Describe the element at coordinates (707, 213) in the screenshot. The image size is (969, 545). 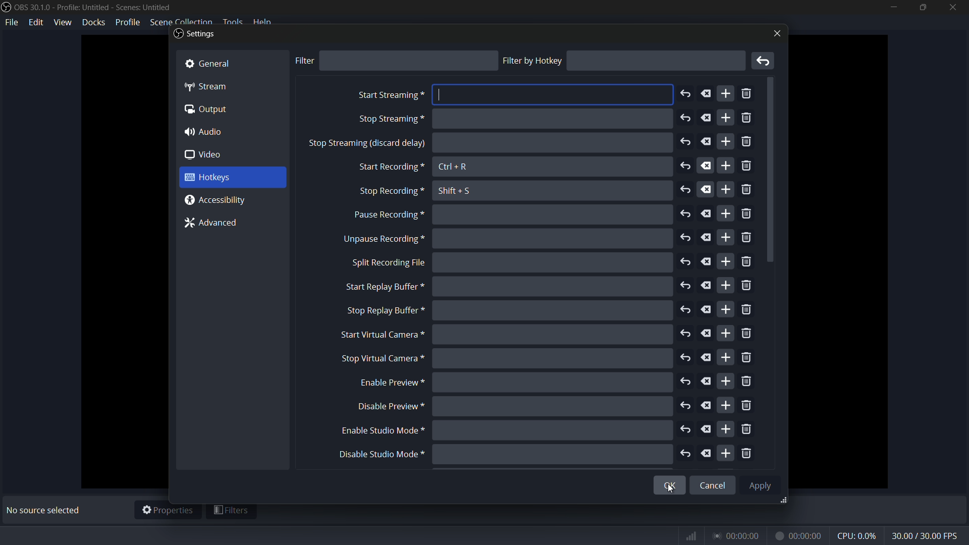
I see `delete` at that location.